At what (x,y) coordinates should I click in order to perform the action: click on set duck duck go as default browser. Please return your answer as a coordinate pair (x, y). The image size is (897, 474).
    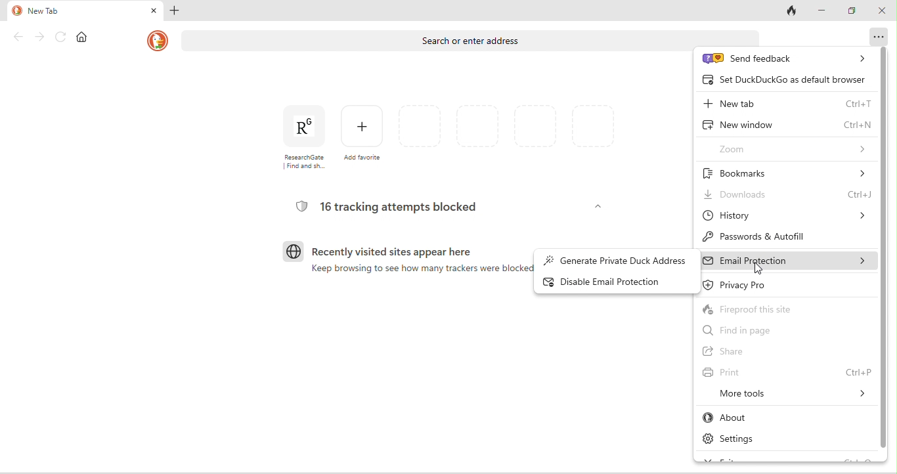
    Looking at the image, I should click on (786, 81).